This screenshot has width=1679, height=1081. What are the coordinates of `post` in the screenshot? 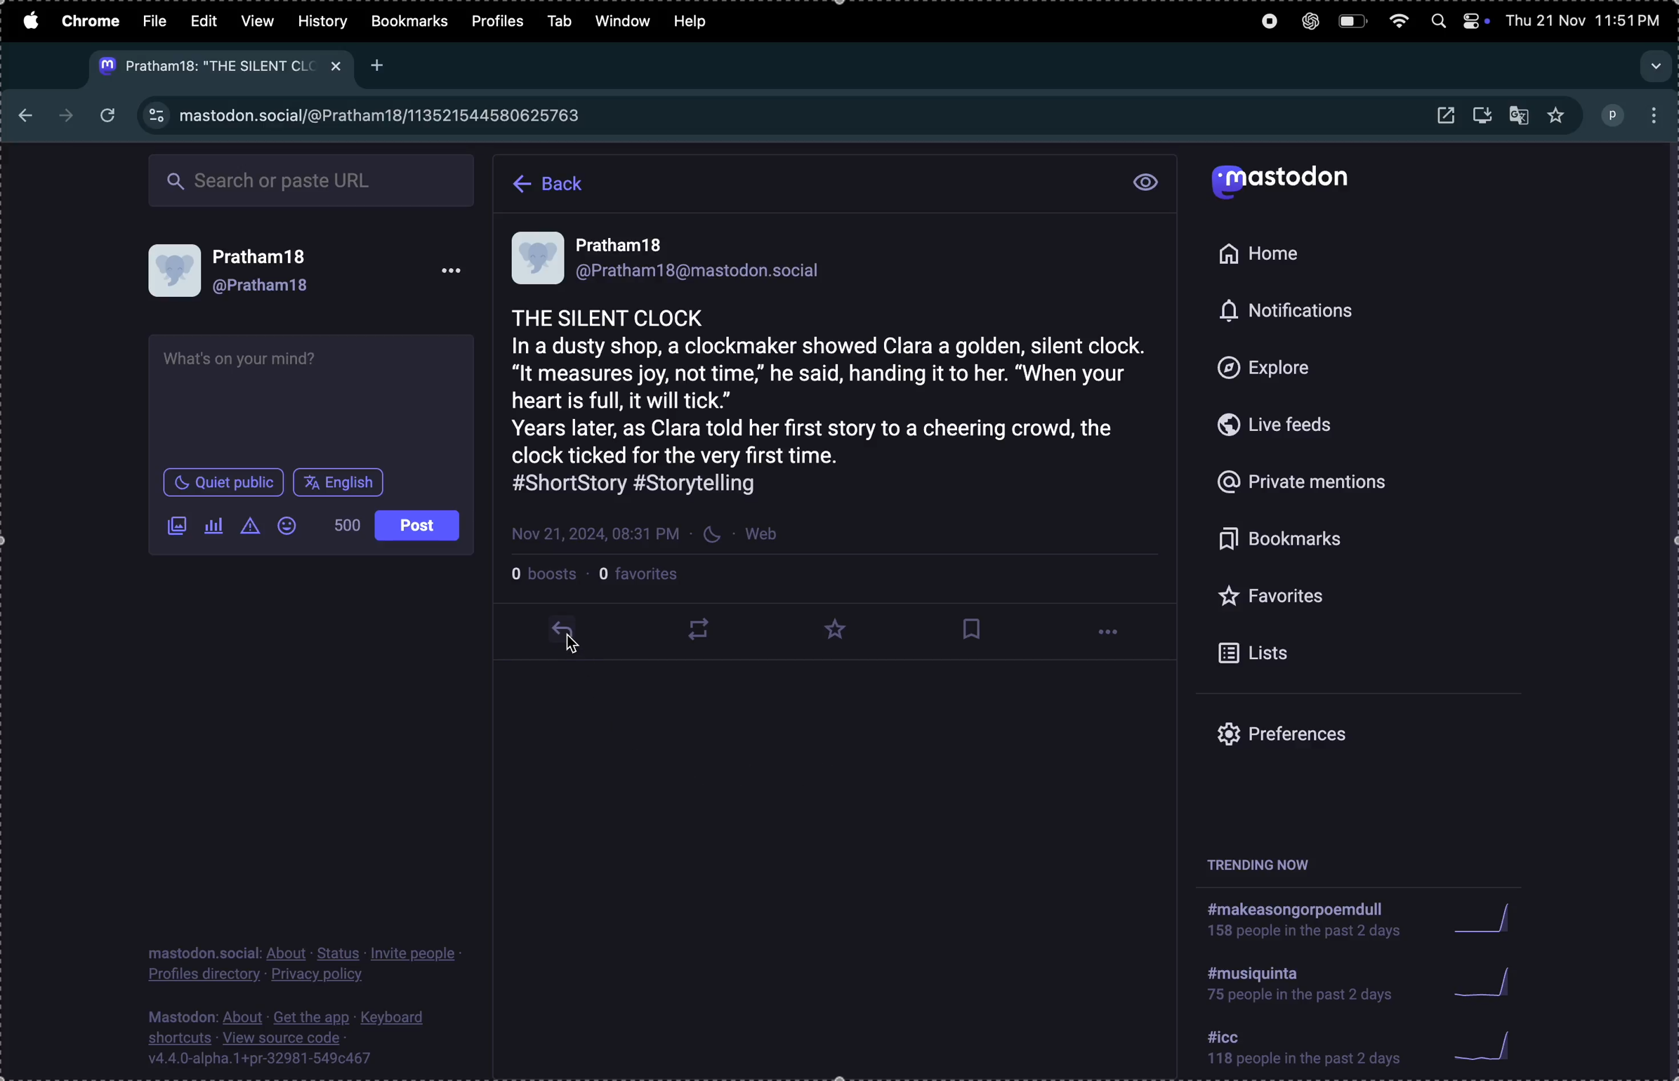 It's located at (415, 525).